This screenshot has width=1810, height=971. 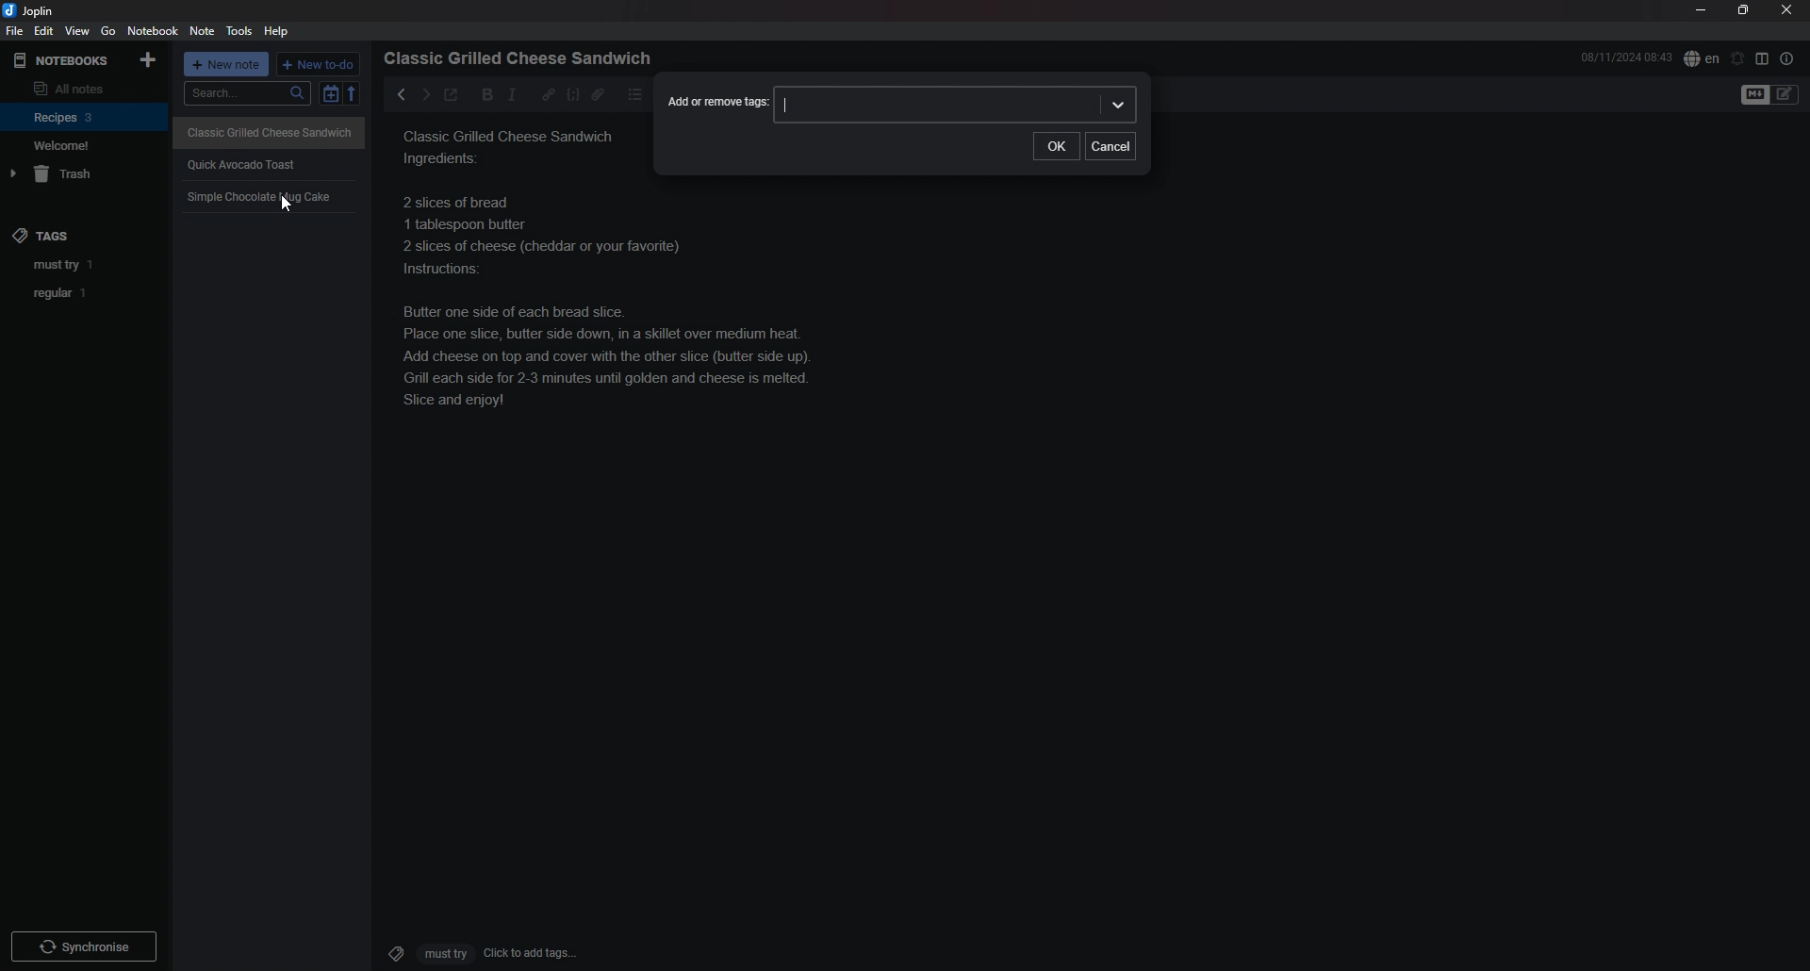 I want to click on all notes, so click(x=81, y=88).